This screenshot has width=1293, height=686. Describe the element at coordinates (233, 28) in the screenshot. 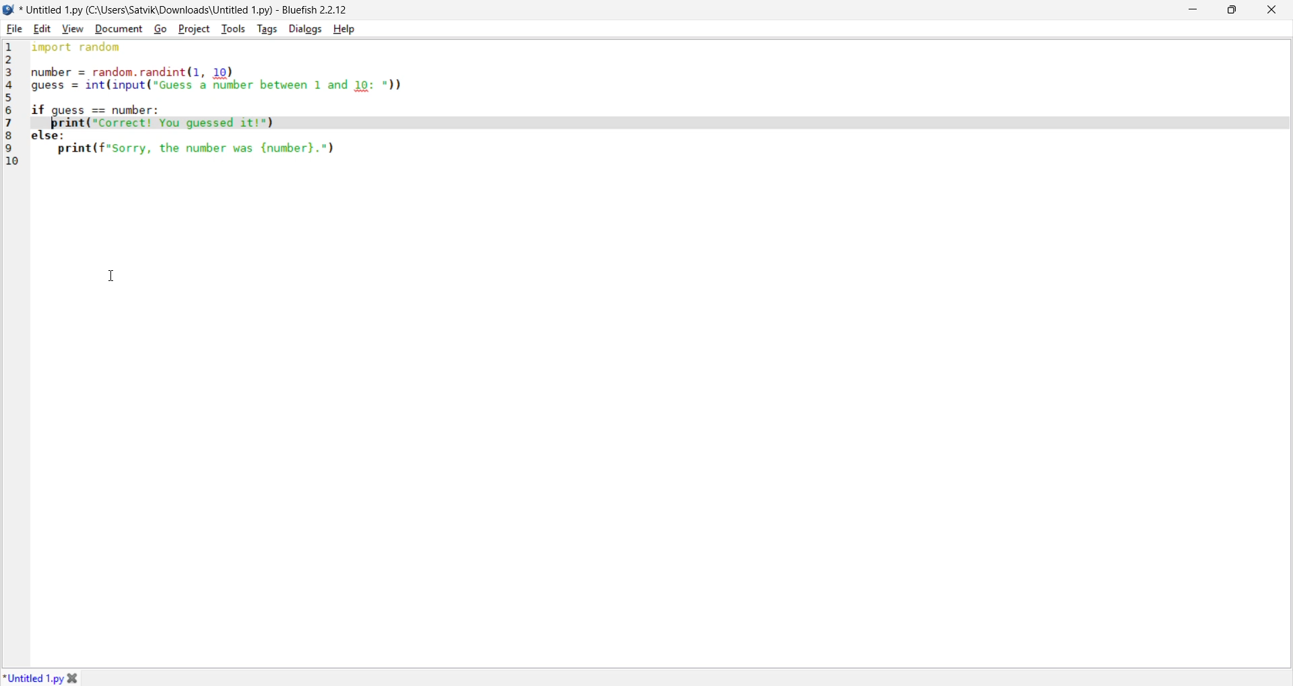

I see `tools` at that location.